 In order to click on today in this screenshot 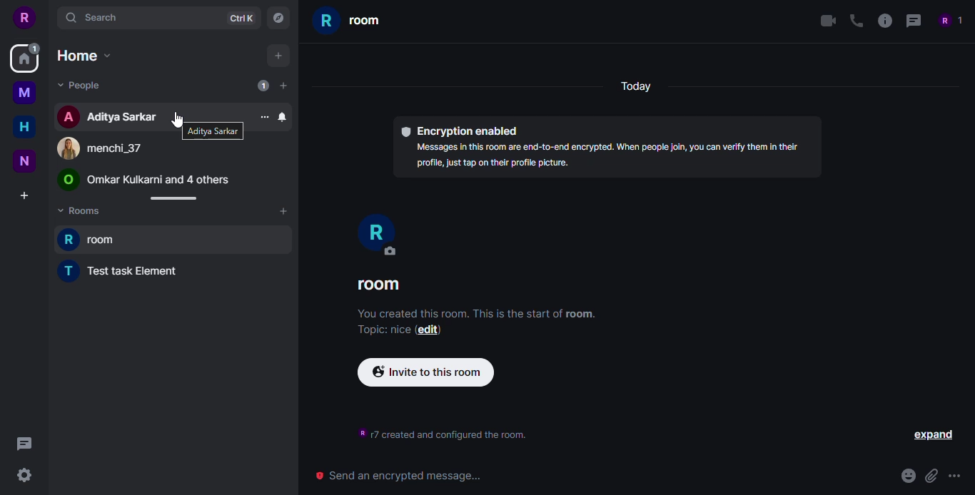, I will do `click(634, 88)`.